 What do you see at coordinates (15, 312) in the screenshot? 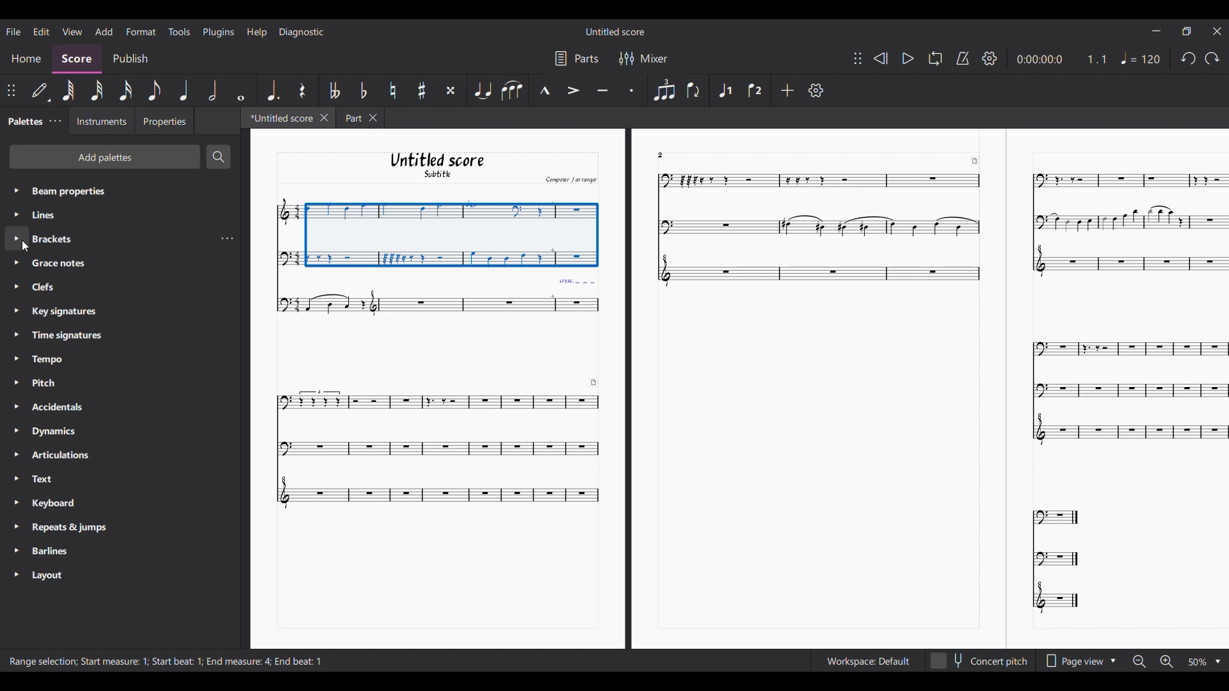
I see `` at bounding box center [15, 312].